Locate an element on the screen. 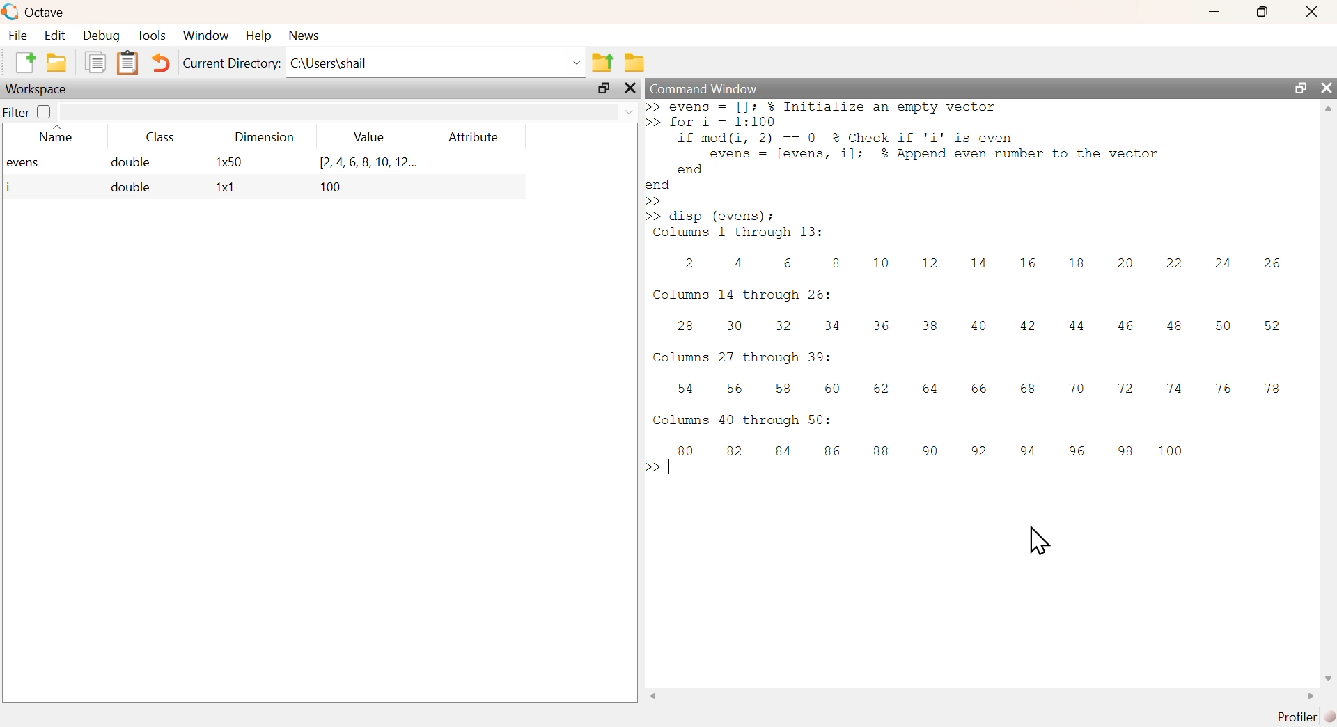 The height and width of the screenshot is (727, 1337). close is located at coordinates (630, 89).